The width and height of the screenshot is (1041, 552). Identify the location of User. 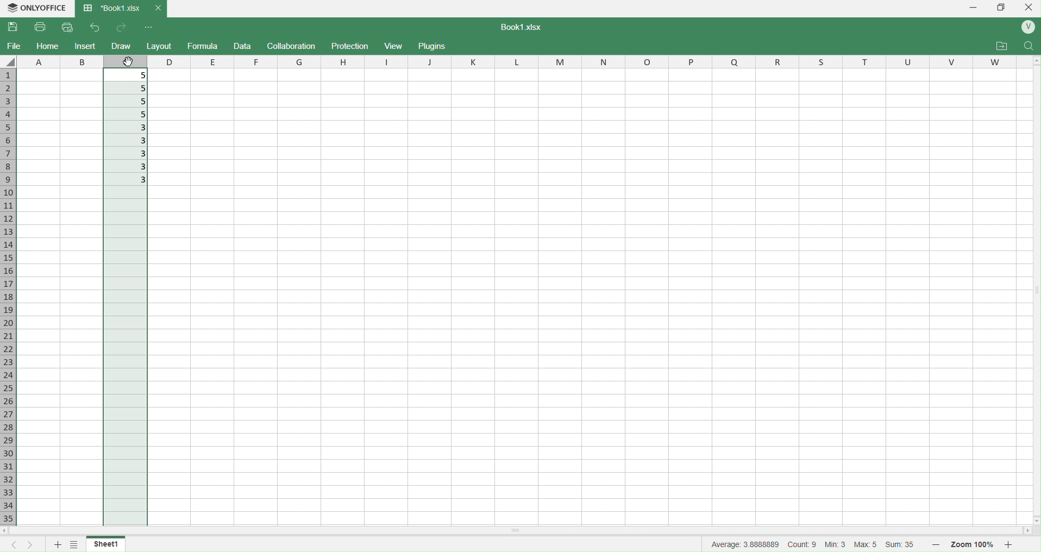
(1027, 28).